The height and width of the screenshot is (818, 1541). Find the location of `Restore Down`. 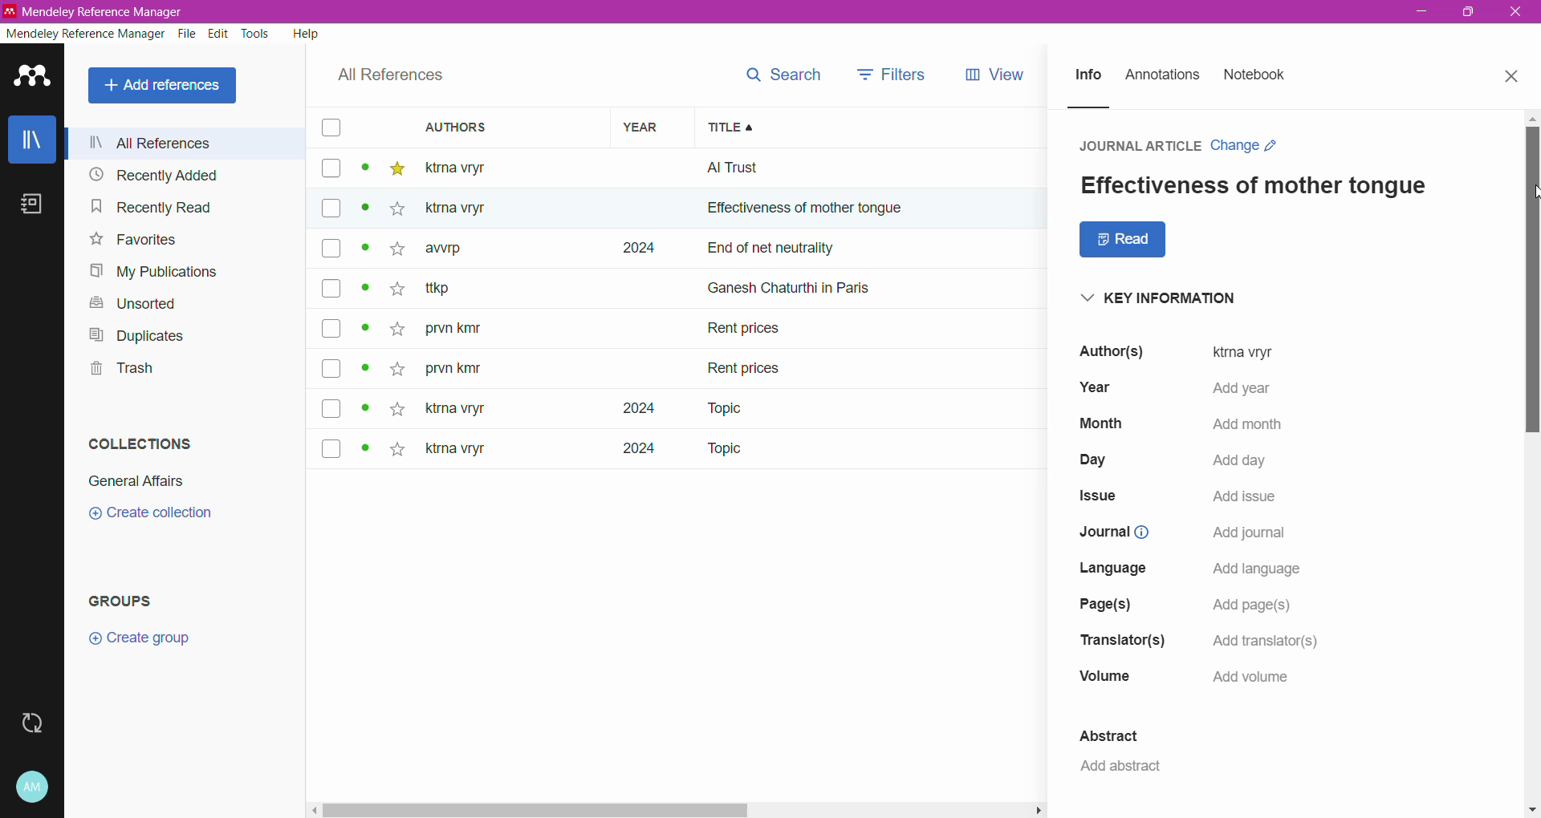

Restore Down is located at coordinates (1468, 10).